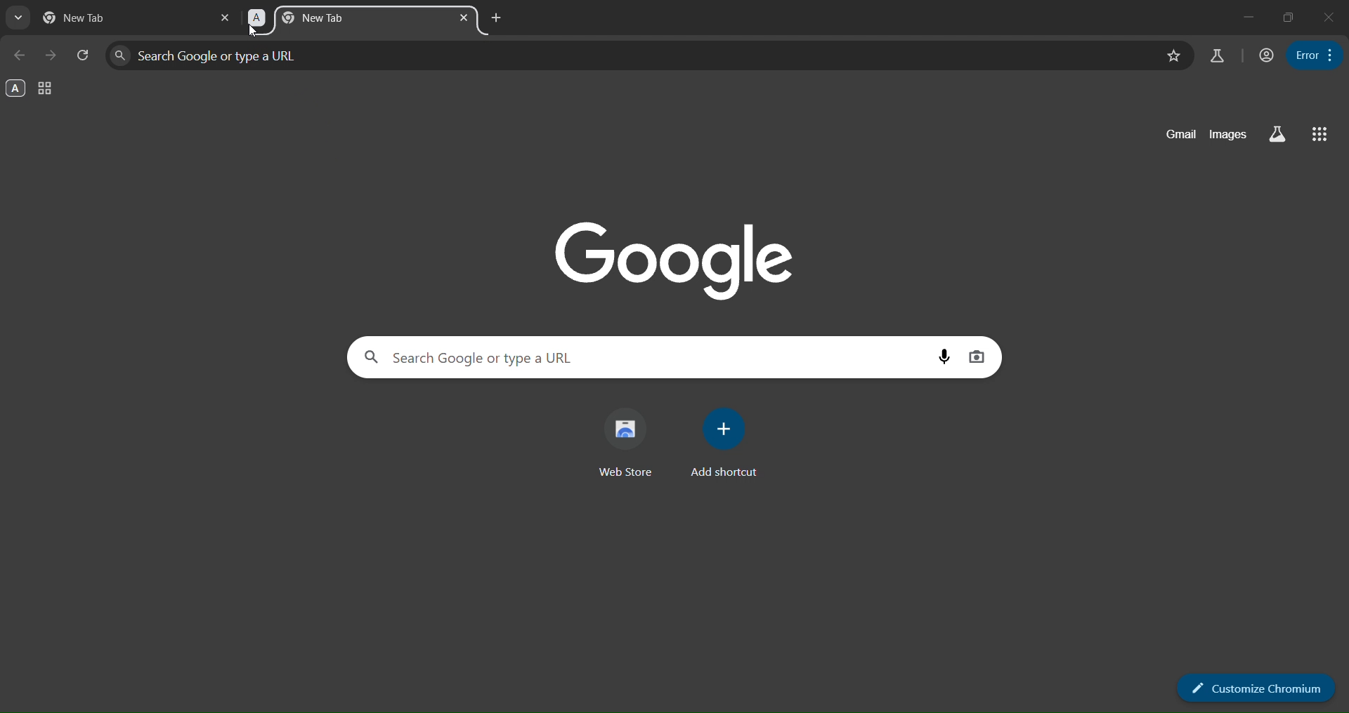  I want to click on tab group, so click(46, 90).